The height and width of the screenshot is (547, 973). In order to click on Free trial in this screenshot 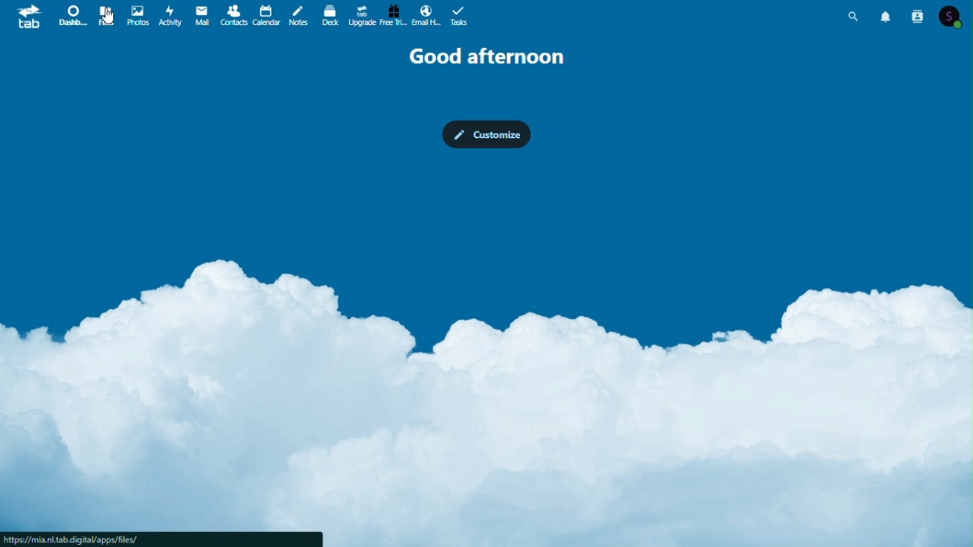, I will do `click(394, 17)`.